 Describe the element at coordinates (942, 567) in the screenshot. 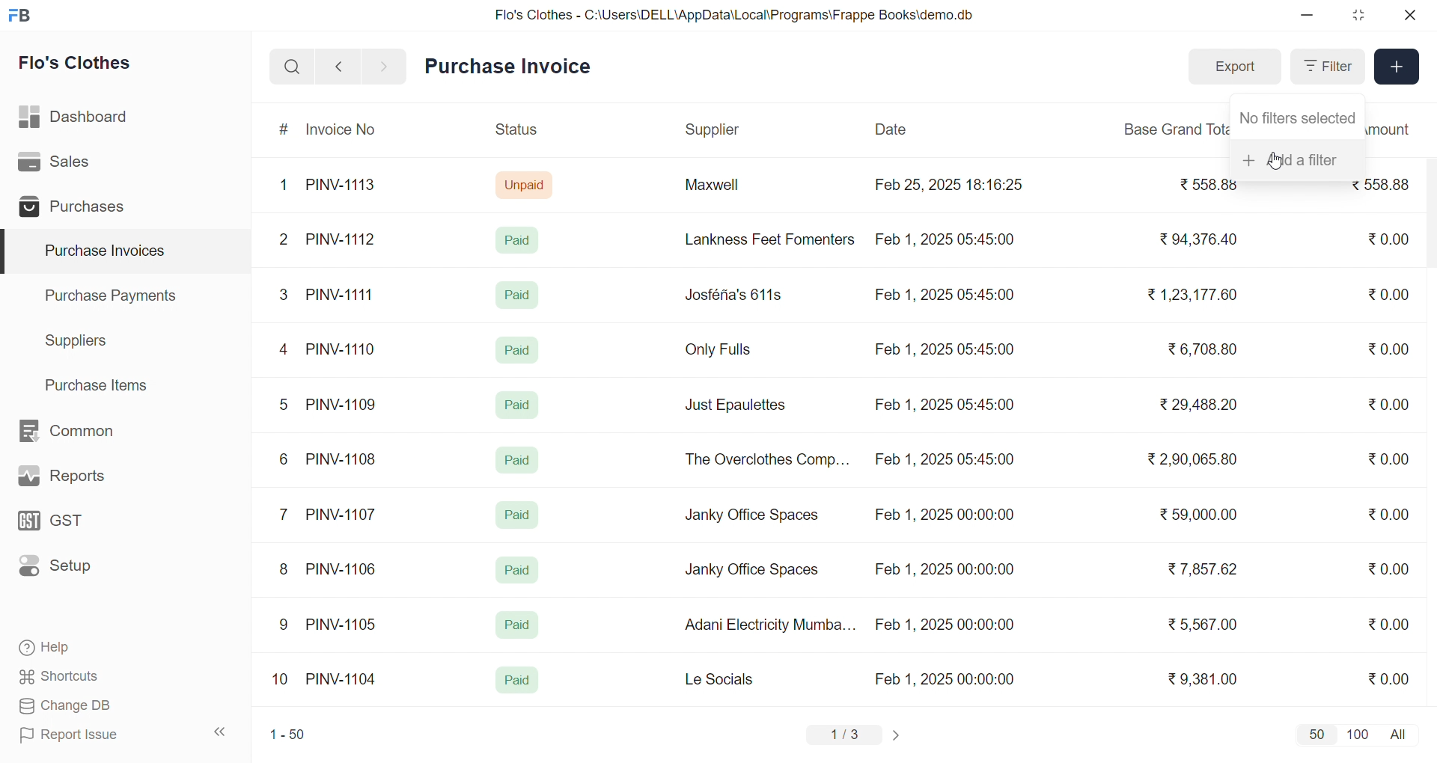

I see `Feb 1, 2025 00:00:00` at that location.